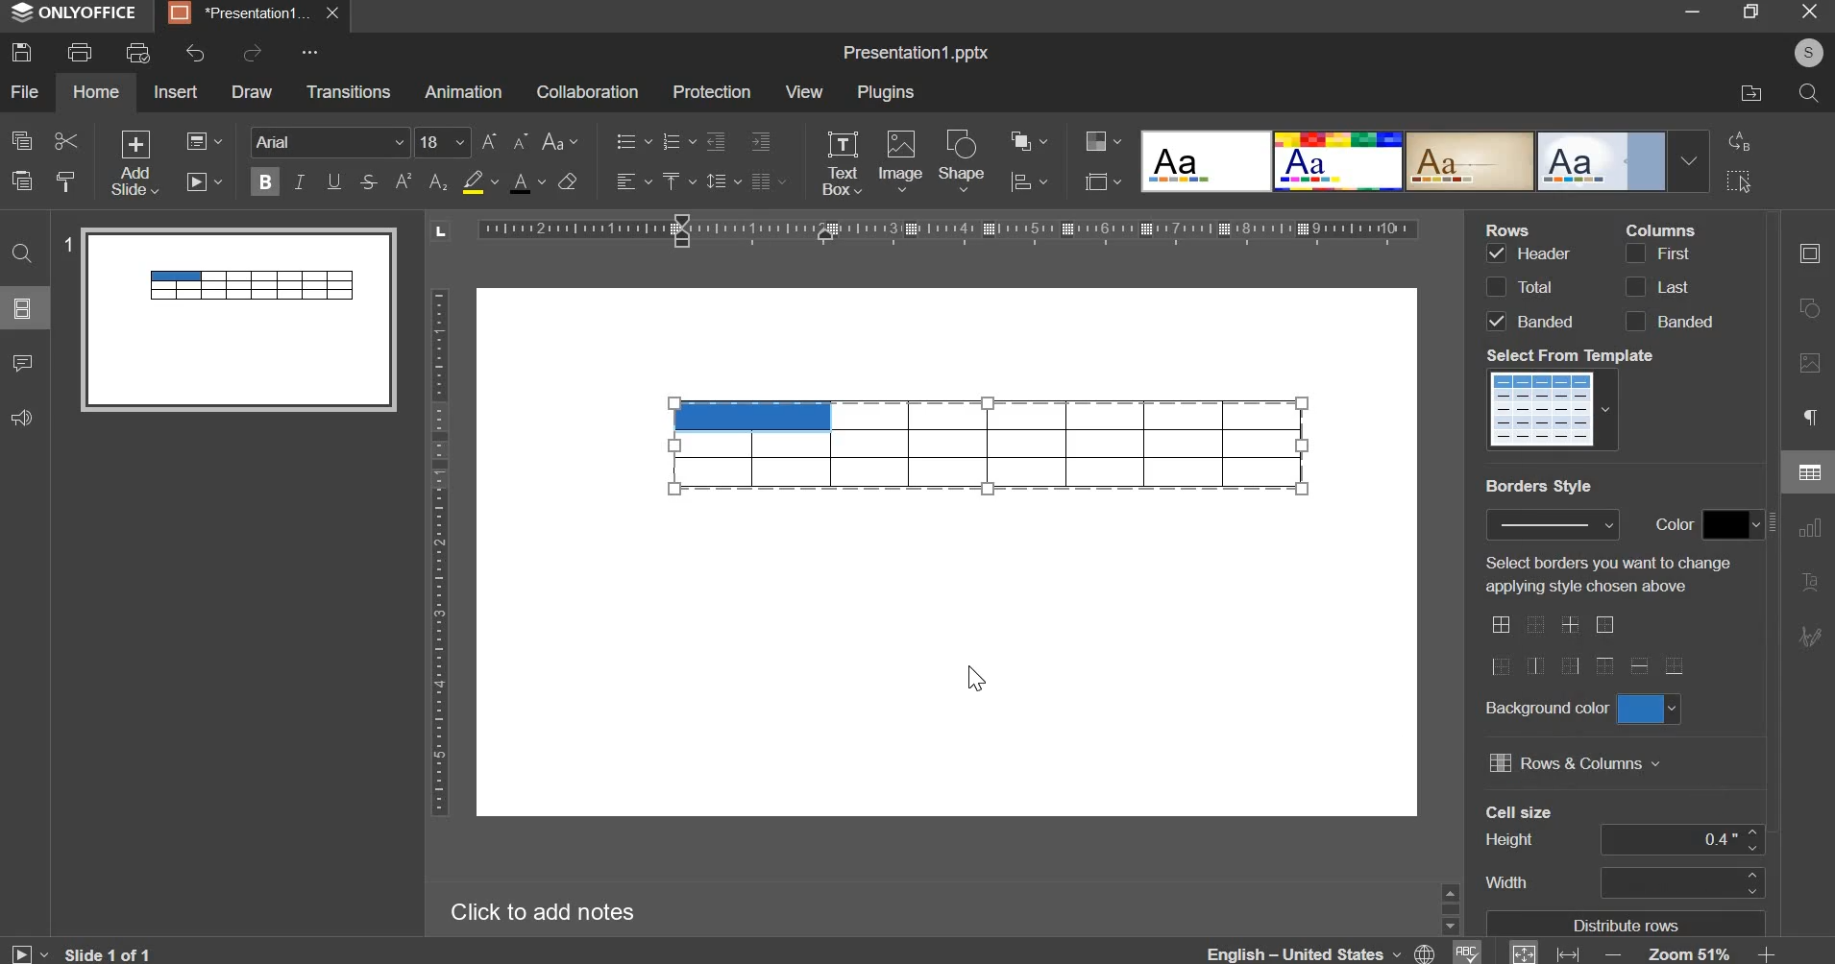  Describe the element at coordinates (95, 91) in the screenshot. I see `home` at that location.